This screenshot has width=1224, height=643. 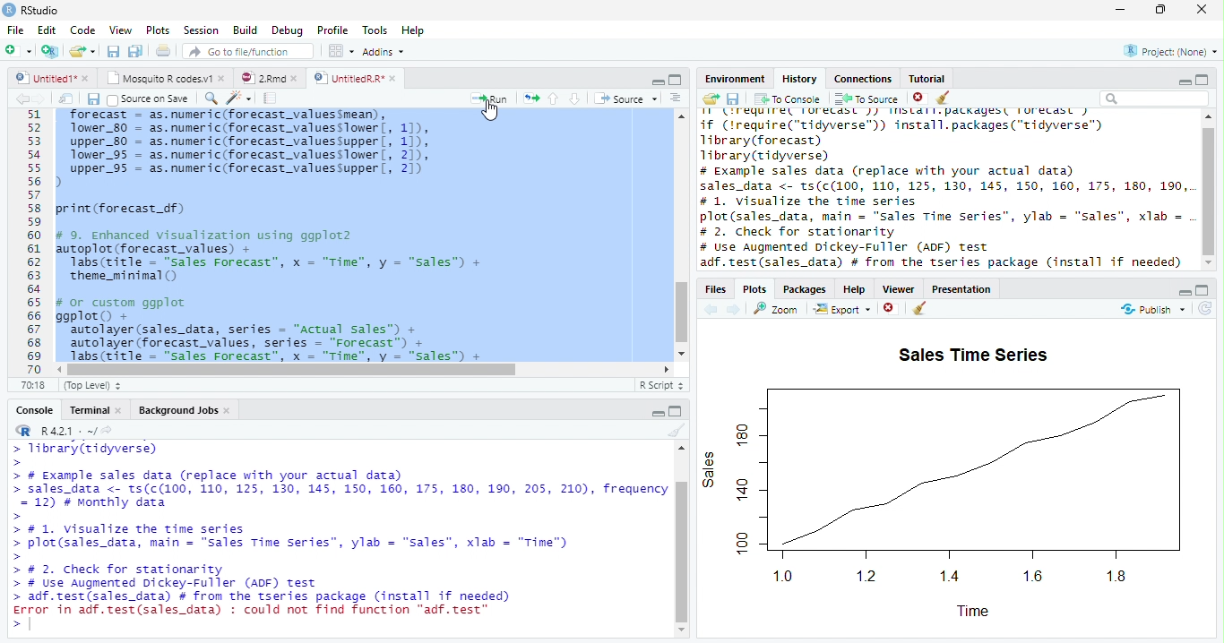 What do you see at coordinates (35, 11) in the screenshot?
I see `RStudio` at bounding box center [35, 11].